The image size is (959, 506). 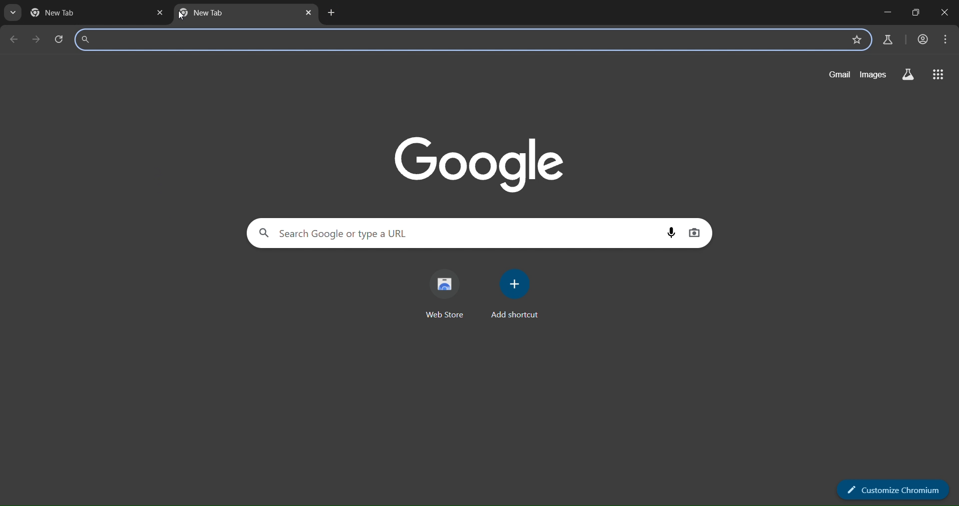 I want to click on voice search, so click(x=670, y=233).